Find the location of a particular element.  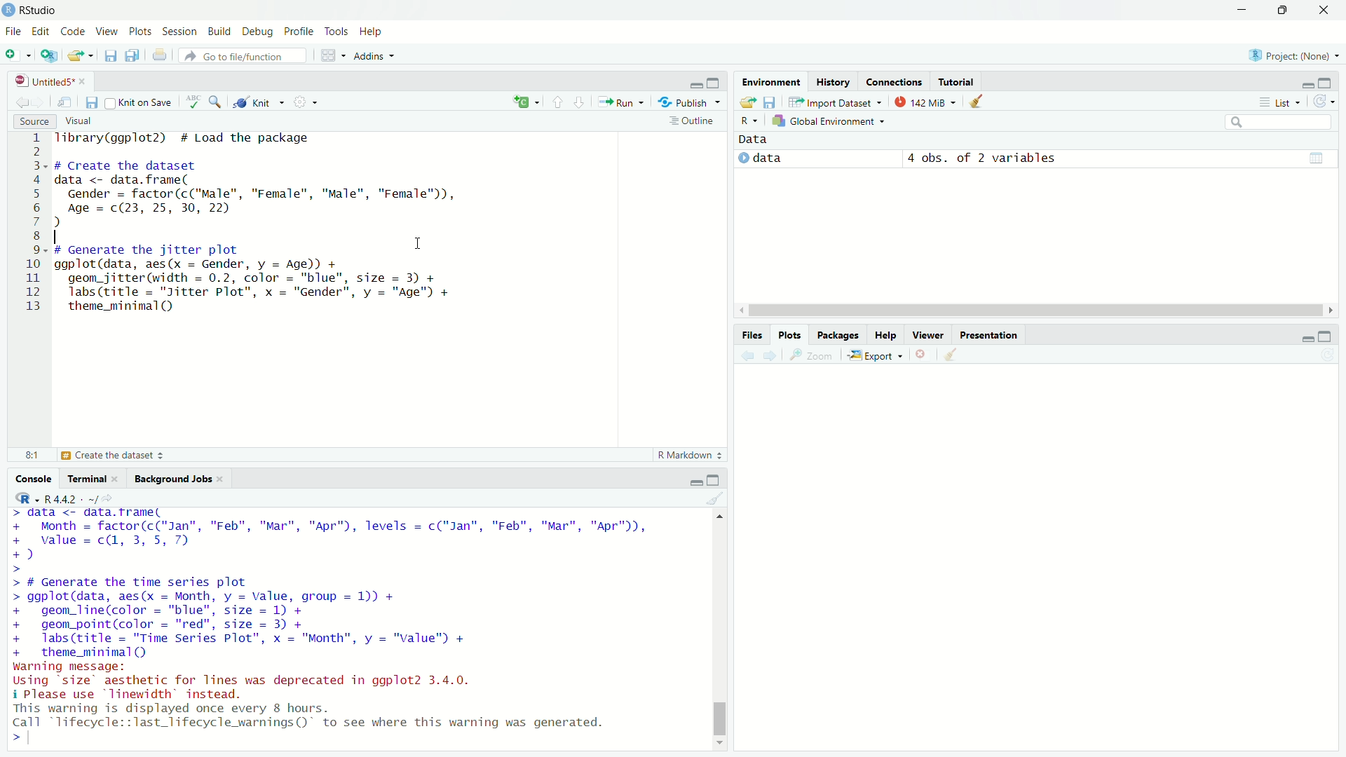

R markdown is located at coordinates (690, 454).